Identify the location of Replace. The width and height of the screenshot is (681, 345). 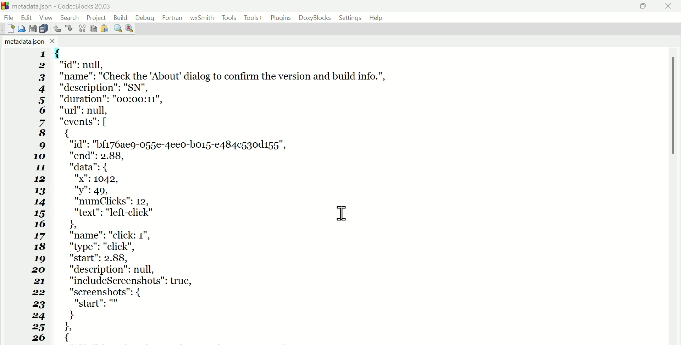
(129, 28).